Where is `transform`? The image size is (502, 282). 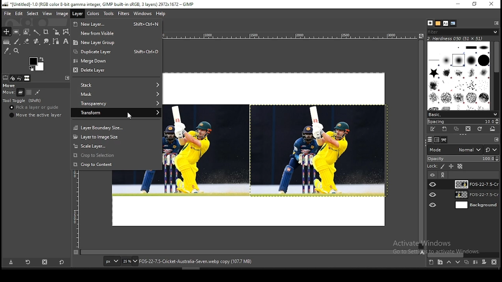
transform is located at coordinates (116, 112).